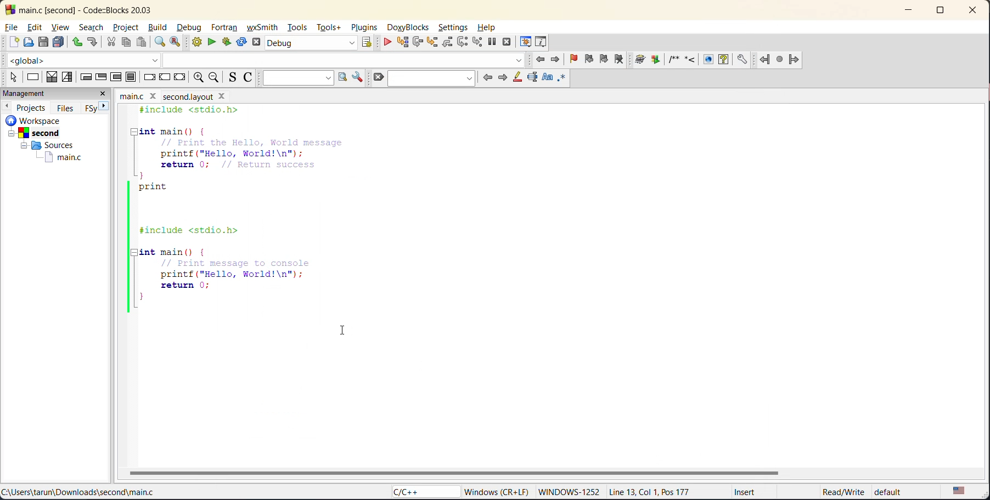 This screenshot has height=500, width=990. Describe the element at coordinates (939, 12) in the screenshot. I see `maximize` at that location.